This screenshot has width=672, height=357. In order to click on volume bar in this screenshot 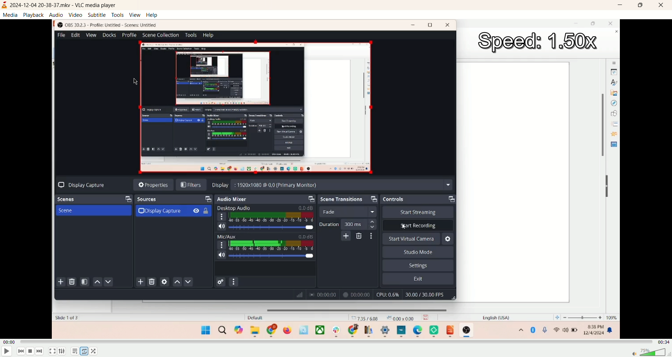, I will do `click(648, 352)`.